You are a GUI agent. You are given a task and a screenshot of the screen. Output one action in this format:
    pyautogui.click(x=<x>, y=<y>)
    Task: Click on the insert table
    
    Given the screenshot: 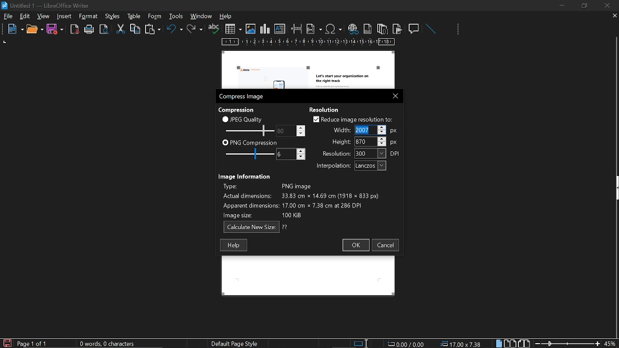 What is the action you would take?
    pyautogui.click(x=233, y=29)
    